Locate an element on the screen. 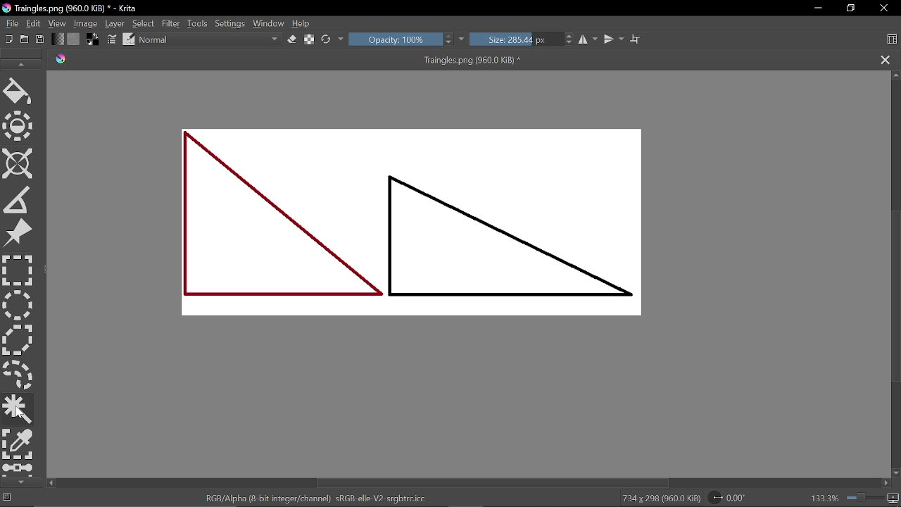  Layer is located at coordinates (115, 23).